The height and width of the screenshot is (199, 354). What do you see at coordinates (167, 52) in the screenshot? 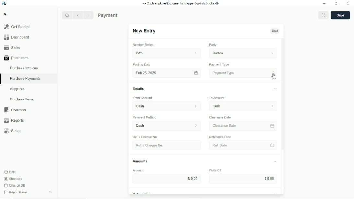
I see `PAY.` at bounding box center [167, 52].